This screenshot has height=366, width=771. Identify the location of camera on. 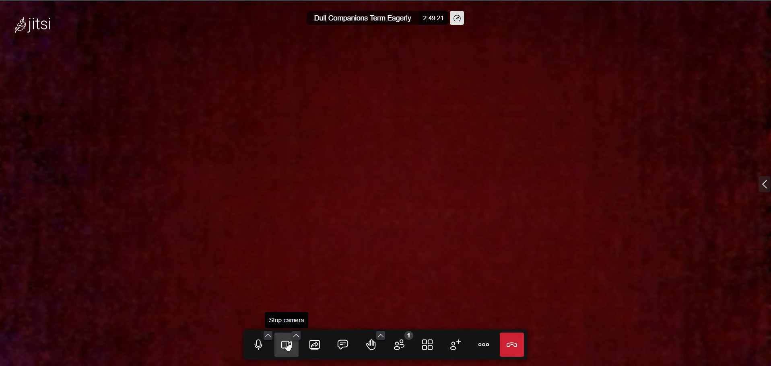
(284, 345).